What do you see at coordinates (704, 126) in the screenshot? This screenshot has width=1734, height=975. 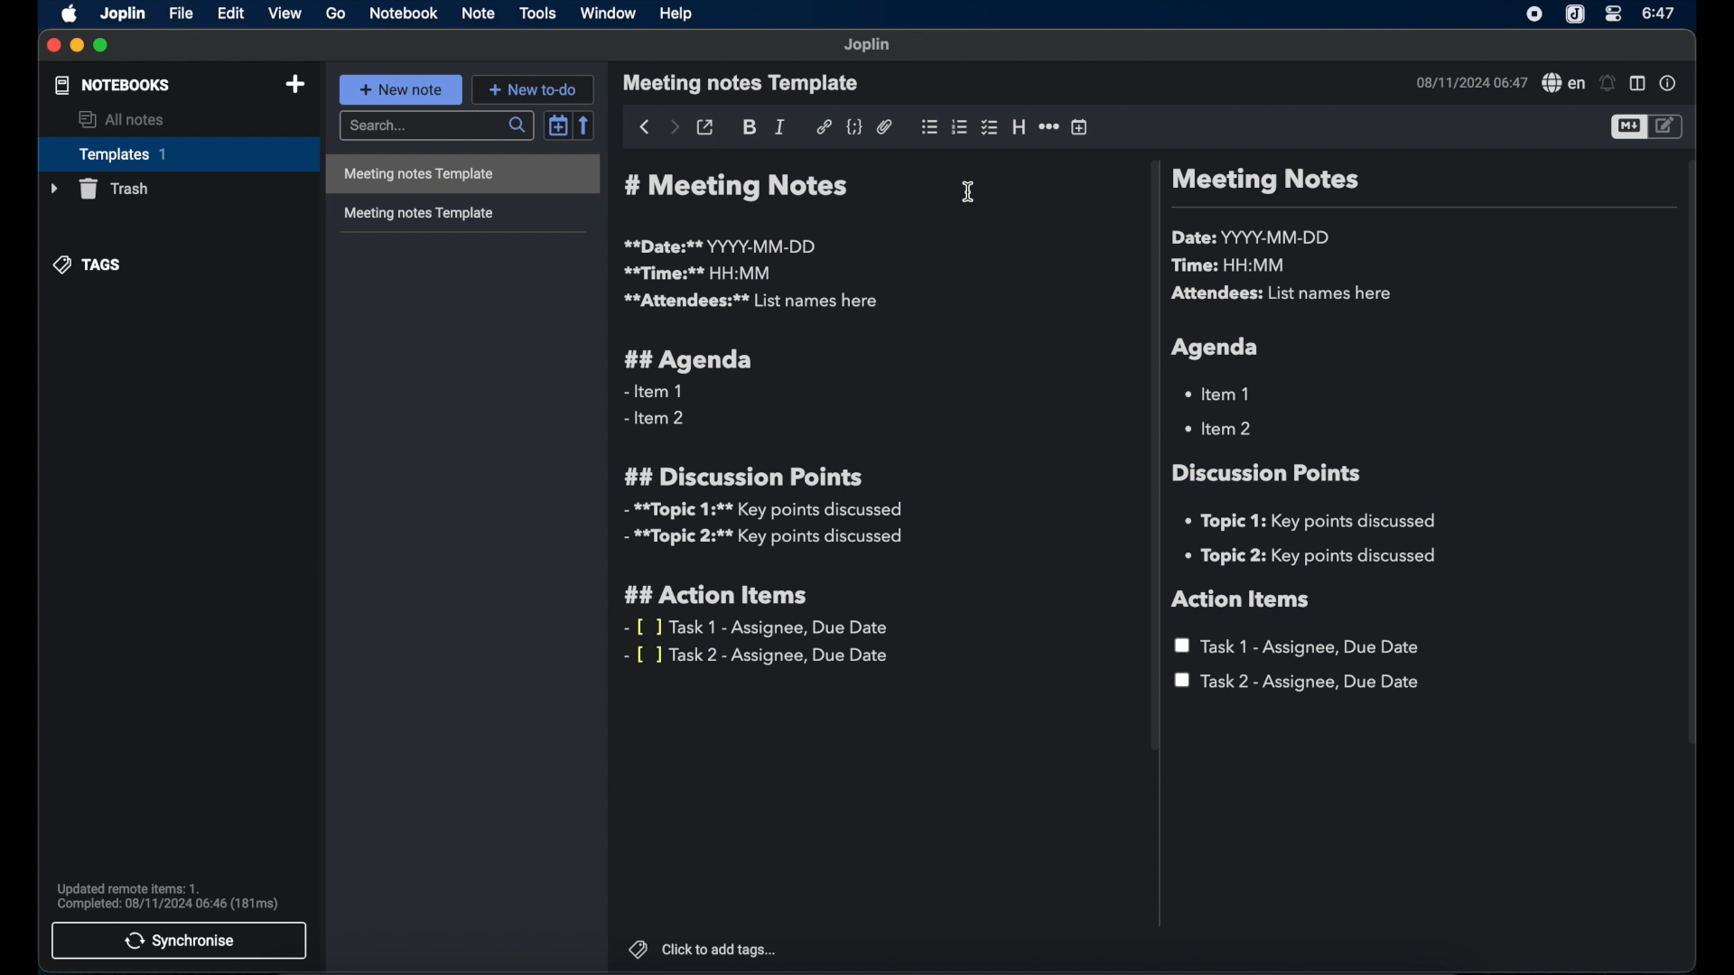 I see `toggle external editing` at bounding box center [704, 126].